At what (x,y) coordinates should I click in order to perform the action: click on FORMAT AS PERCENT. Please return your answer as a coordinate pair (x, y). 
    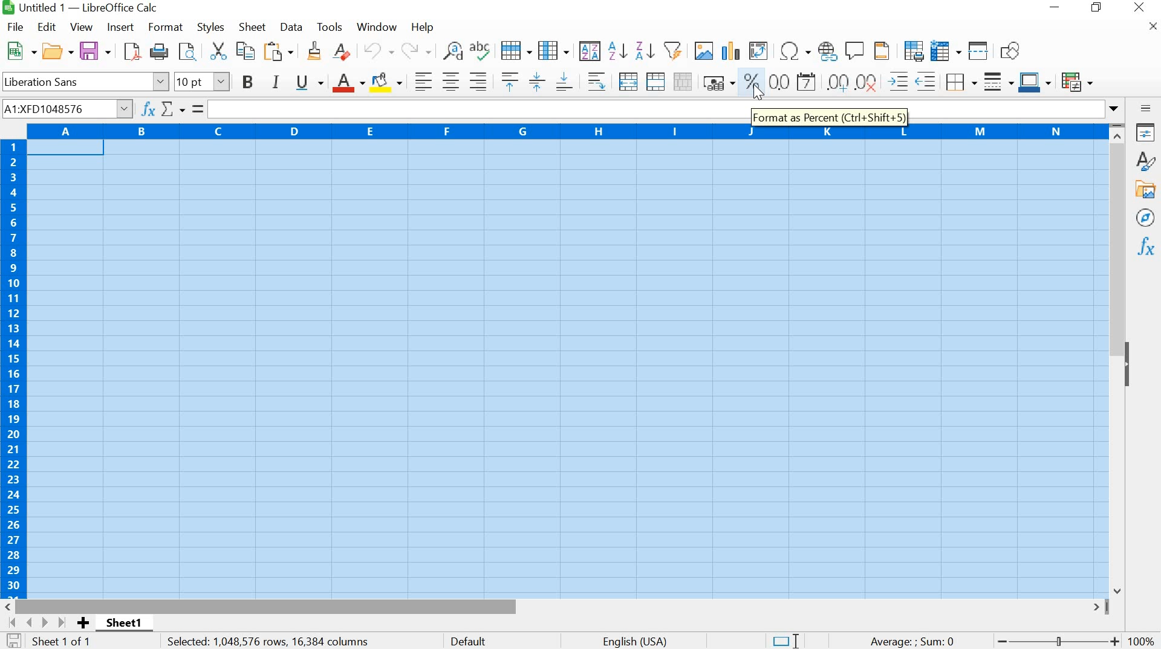
    Looking at the image, I should click on (752, 85).